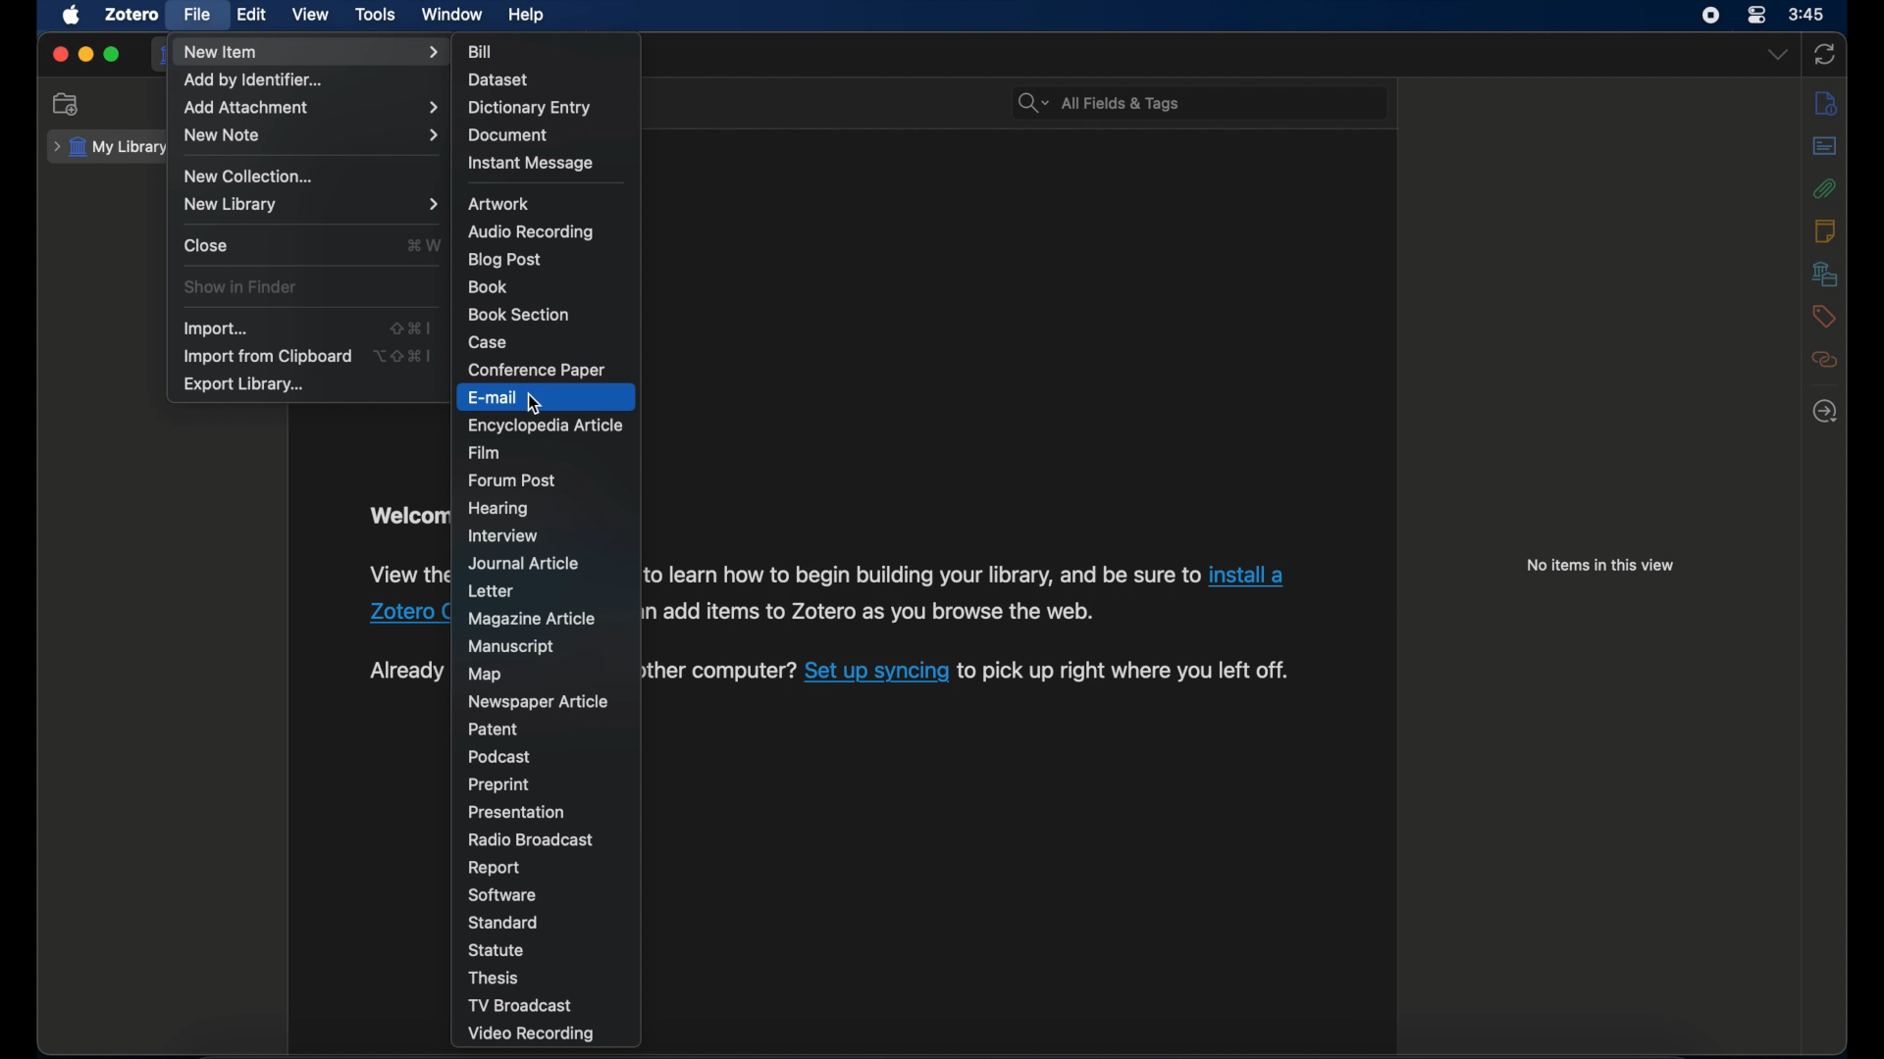 This screenshot has width=1884, height=1059. I want to click on import from clipboard, so click(266, 357).